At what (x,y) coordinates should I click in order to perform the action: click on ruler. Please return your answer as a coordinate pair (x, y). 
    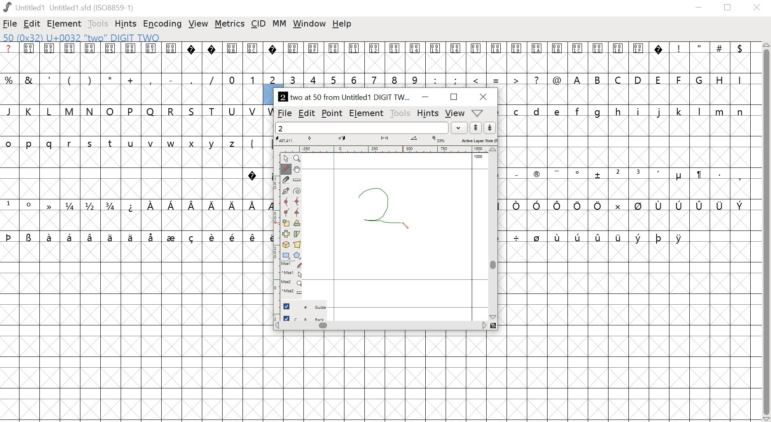
    Looking at the image, I should click on (276, 233).